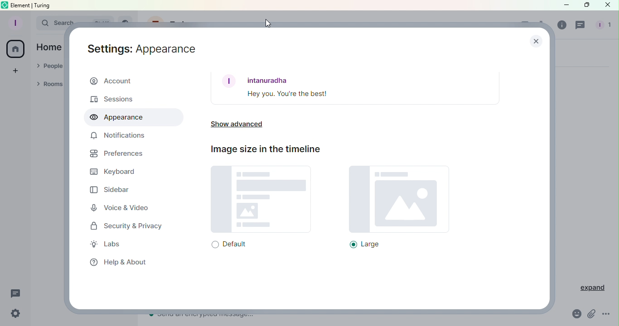  What do you see at coordinates (267, 23) in the screenshot?
I see `Cursor` at bounding box center [267, 23].